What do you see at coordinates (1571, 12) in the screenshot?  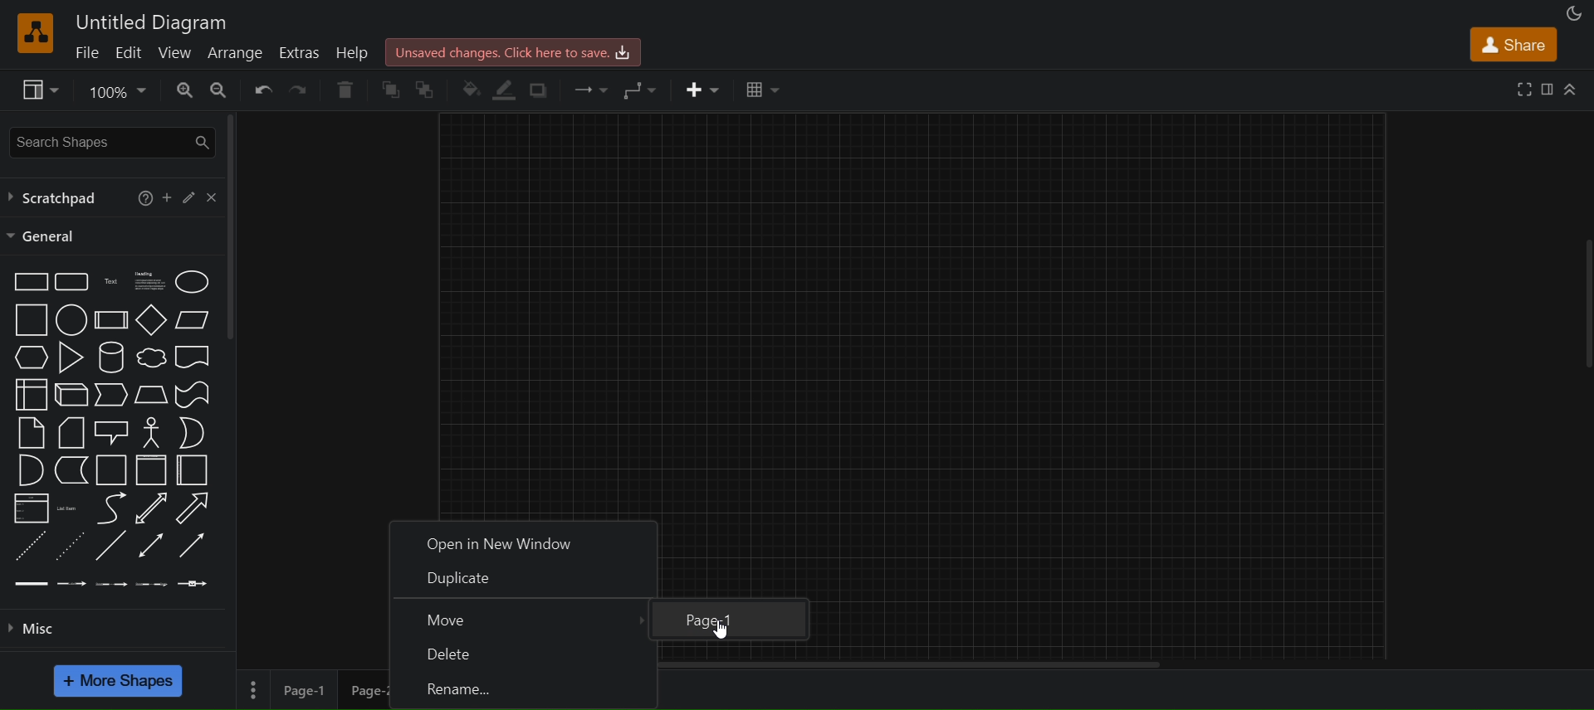 I see `appearance` at bounding box center [1571, 12].